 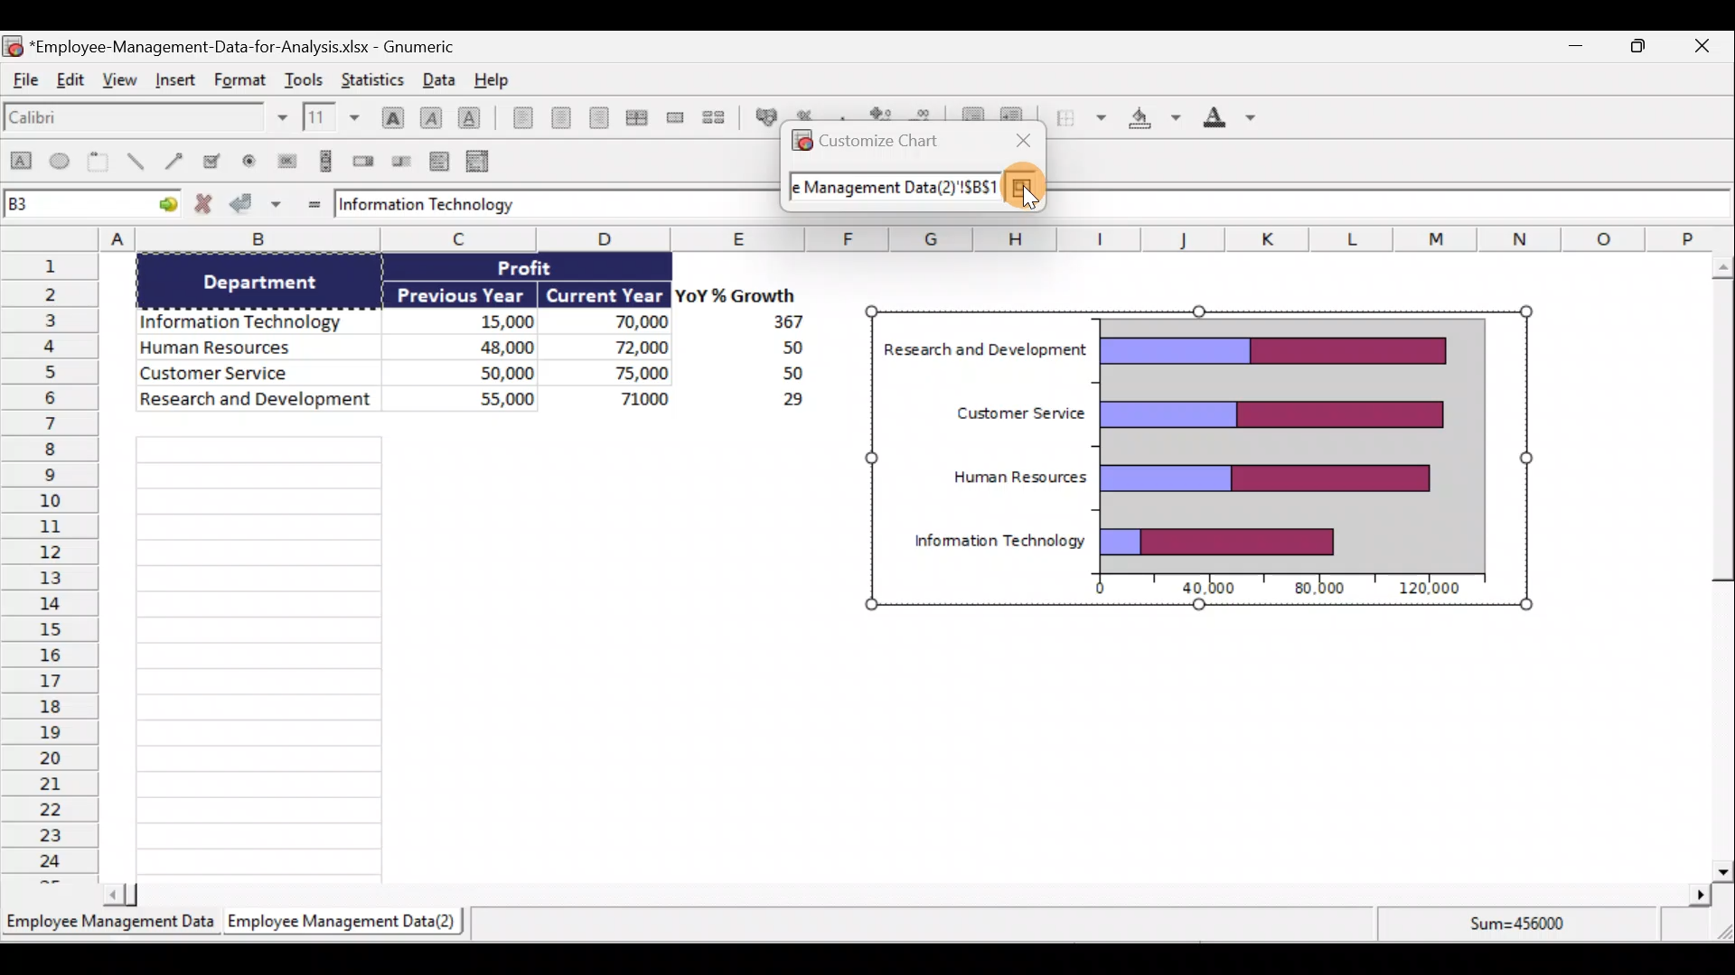 What do you see at coordinates (324, 160) in the screenshot?
I see `Create a scrollbar` at bounding box center [324, 160].